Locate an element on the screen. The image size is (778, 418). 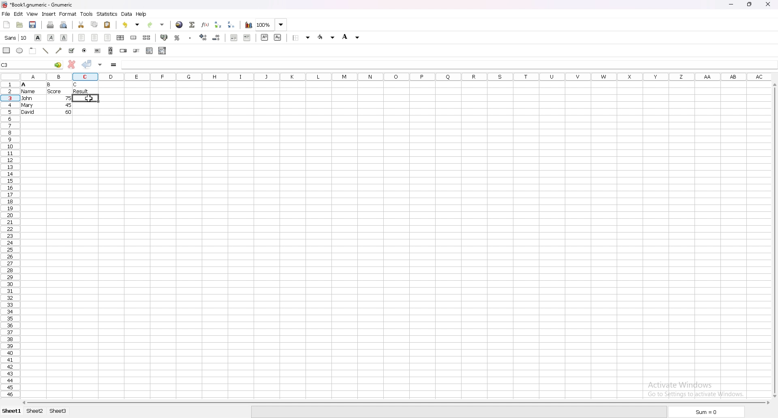
subscript is located at coordinates (278, 37).